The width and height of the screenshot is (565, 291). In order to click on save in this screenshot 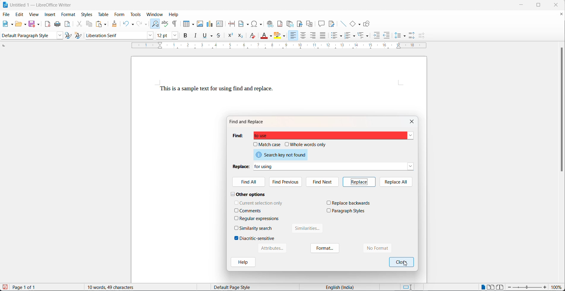, I will do `click(5, 287)`.